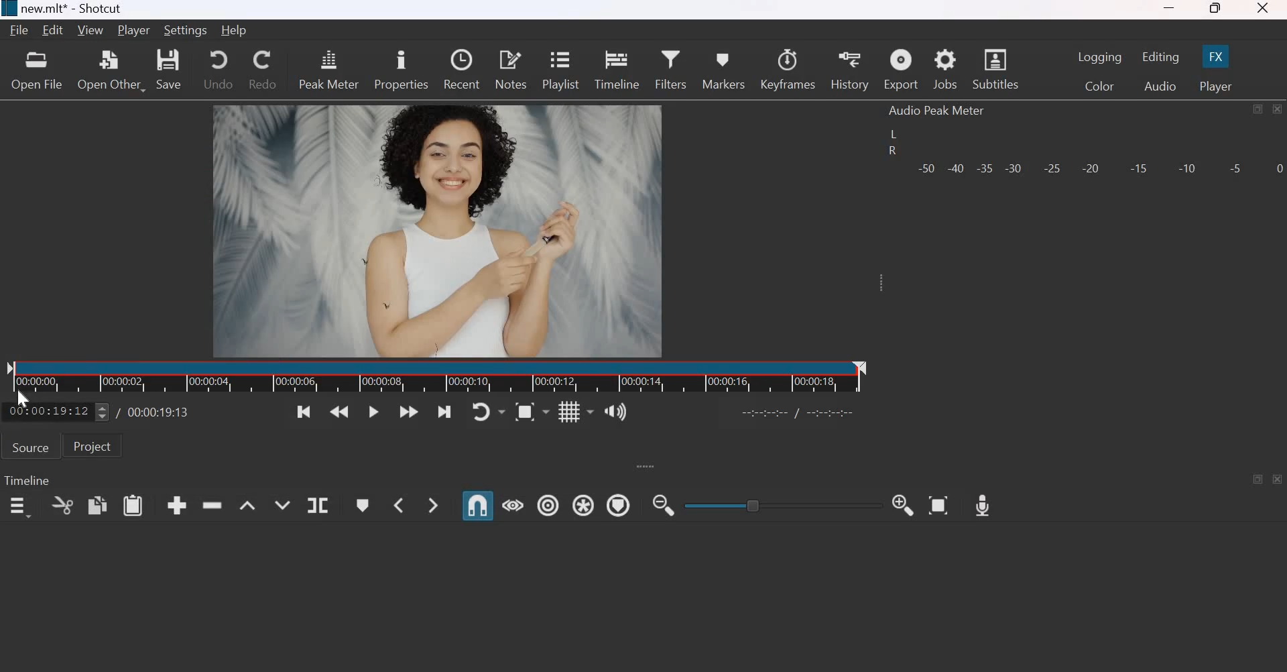  Describe the element at coordinates (618, 505) in the screenshot. I see `Ripple Markers` at that location.